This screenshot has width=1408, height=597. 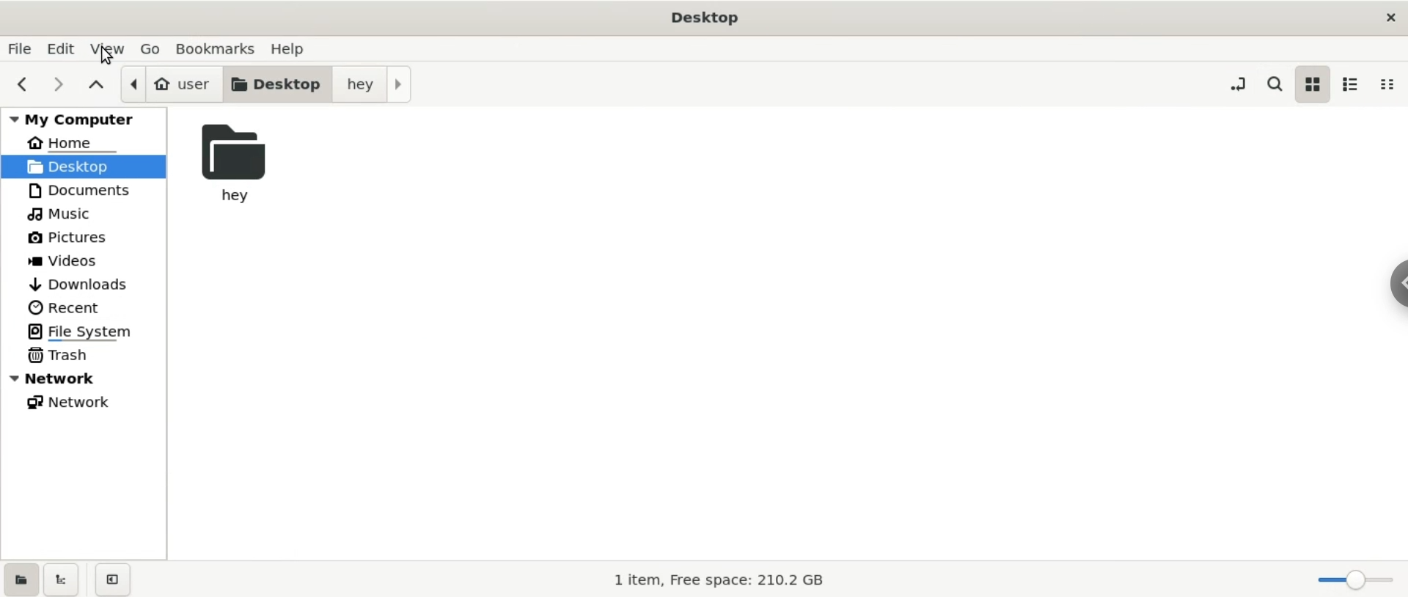 What do you see at coordinates (90, 236) in the screenshot?
I see `pictures` at bounding box center [90, 236].